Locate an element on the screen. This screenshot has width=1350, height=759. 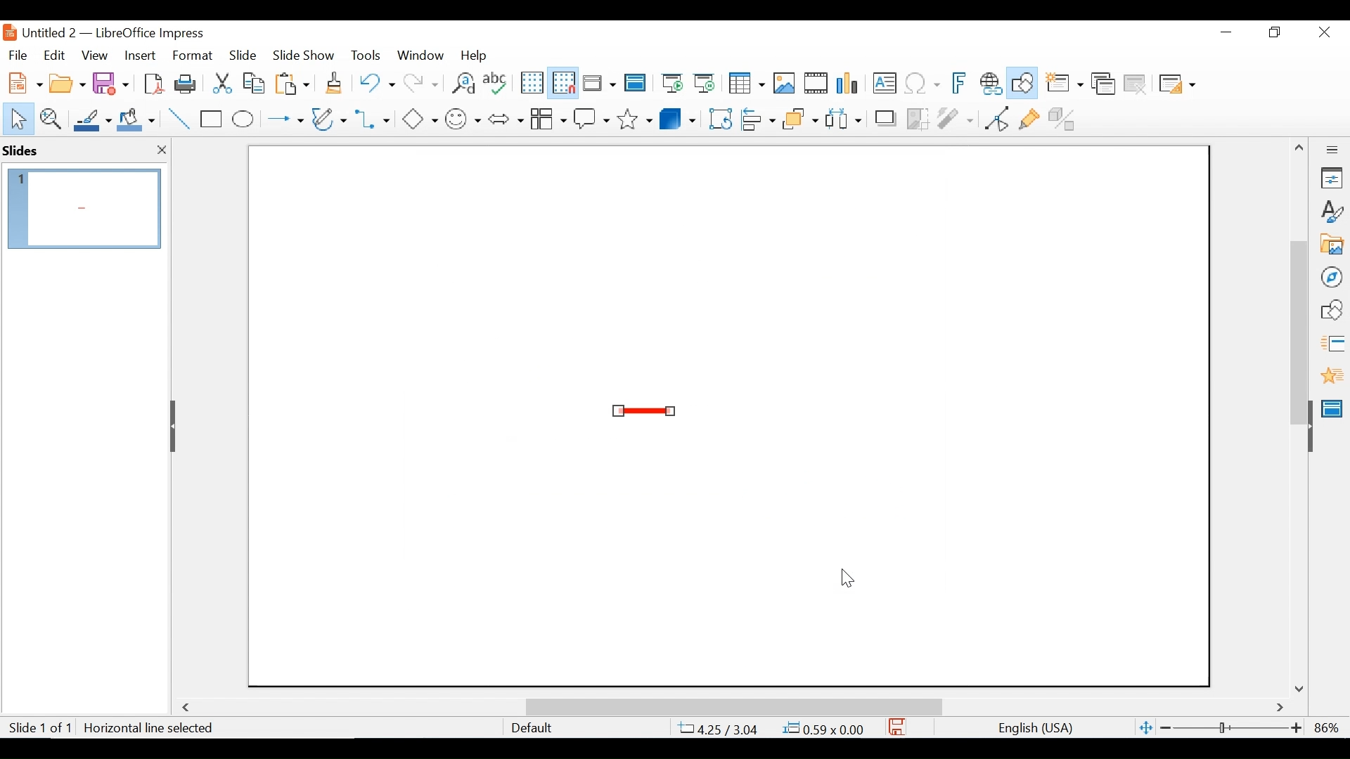
Insert Line is located at coordinates (180, 119).